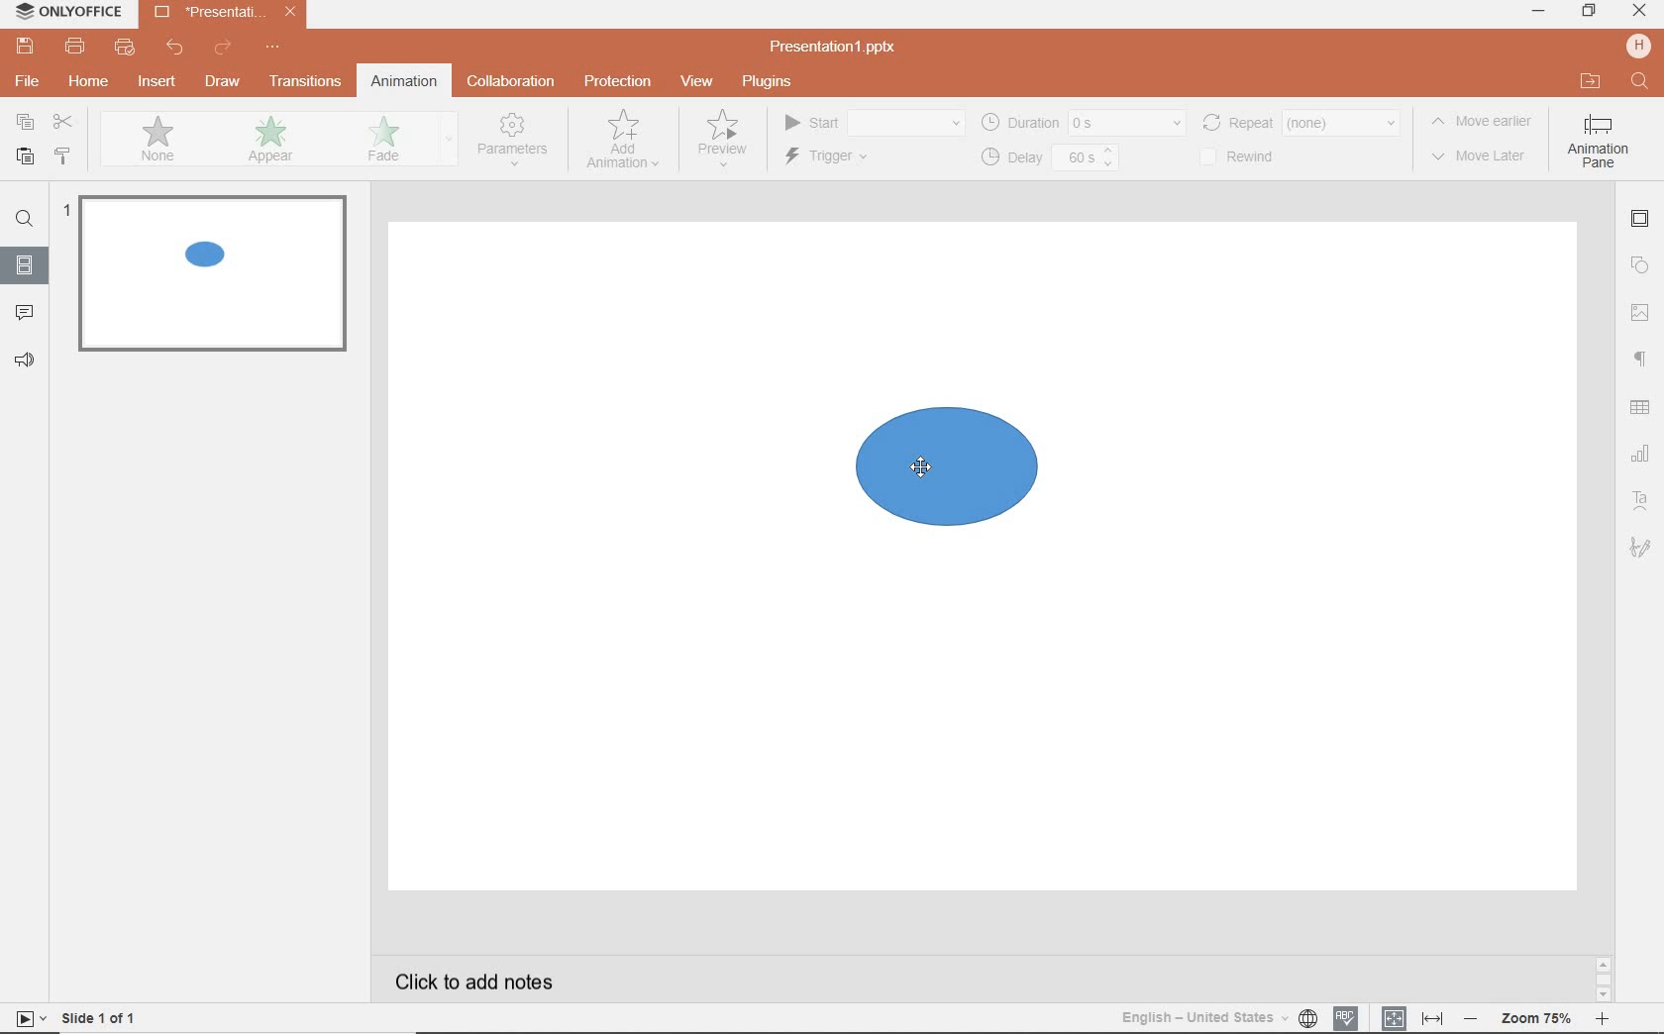  What do you see at coordinates (1214, 1019) in the screenshot?
I see `text language` at bounding box center [1214, 1019].